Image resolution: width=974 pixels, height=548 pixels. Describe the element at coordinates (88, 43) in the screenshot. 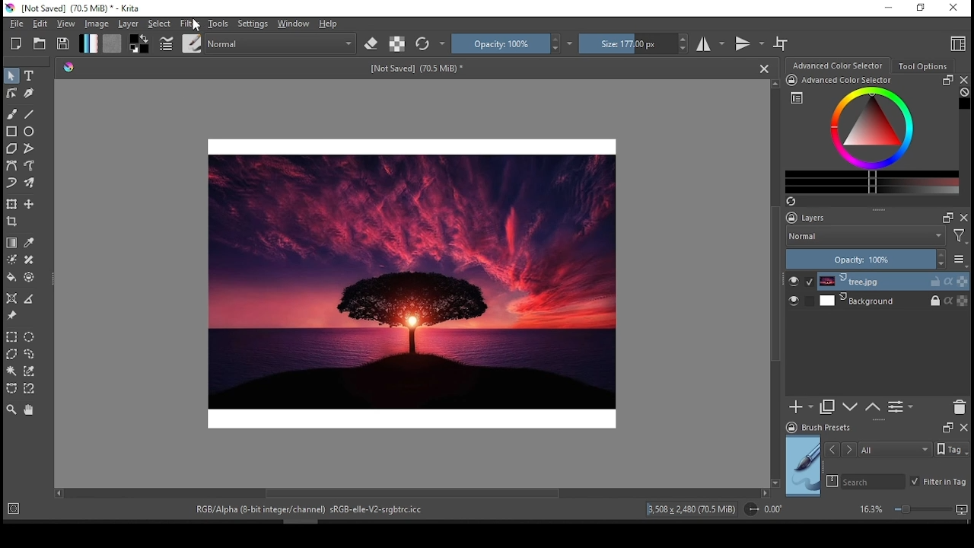

I see `fill gradient tool` at that location.